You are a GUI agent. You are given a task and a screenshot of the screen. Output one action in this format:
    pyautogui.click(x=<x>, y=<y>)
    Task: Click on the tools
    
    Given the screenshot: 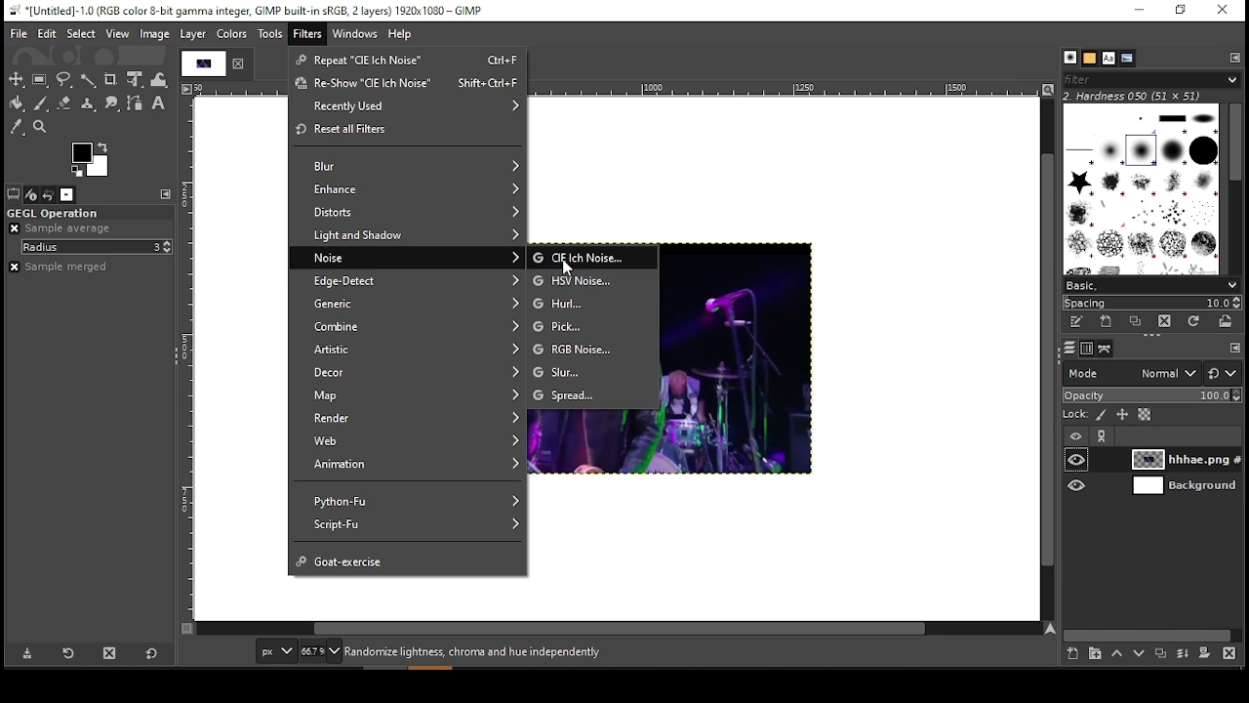 What is the action you would take?
    pyautogui.click(x=270, y=36)
    